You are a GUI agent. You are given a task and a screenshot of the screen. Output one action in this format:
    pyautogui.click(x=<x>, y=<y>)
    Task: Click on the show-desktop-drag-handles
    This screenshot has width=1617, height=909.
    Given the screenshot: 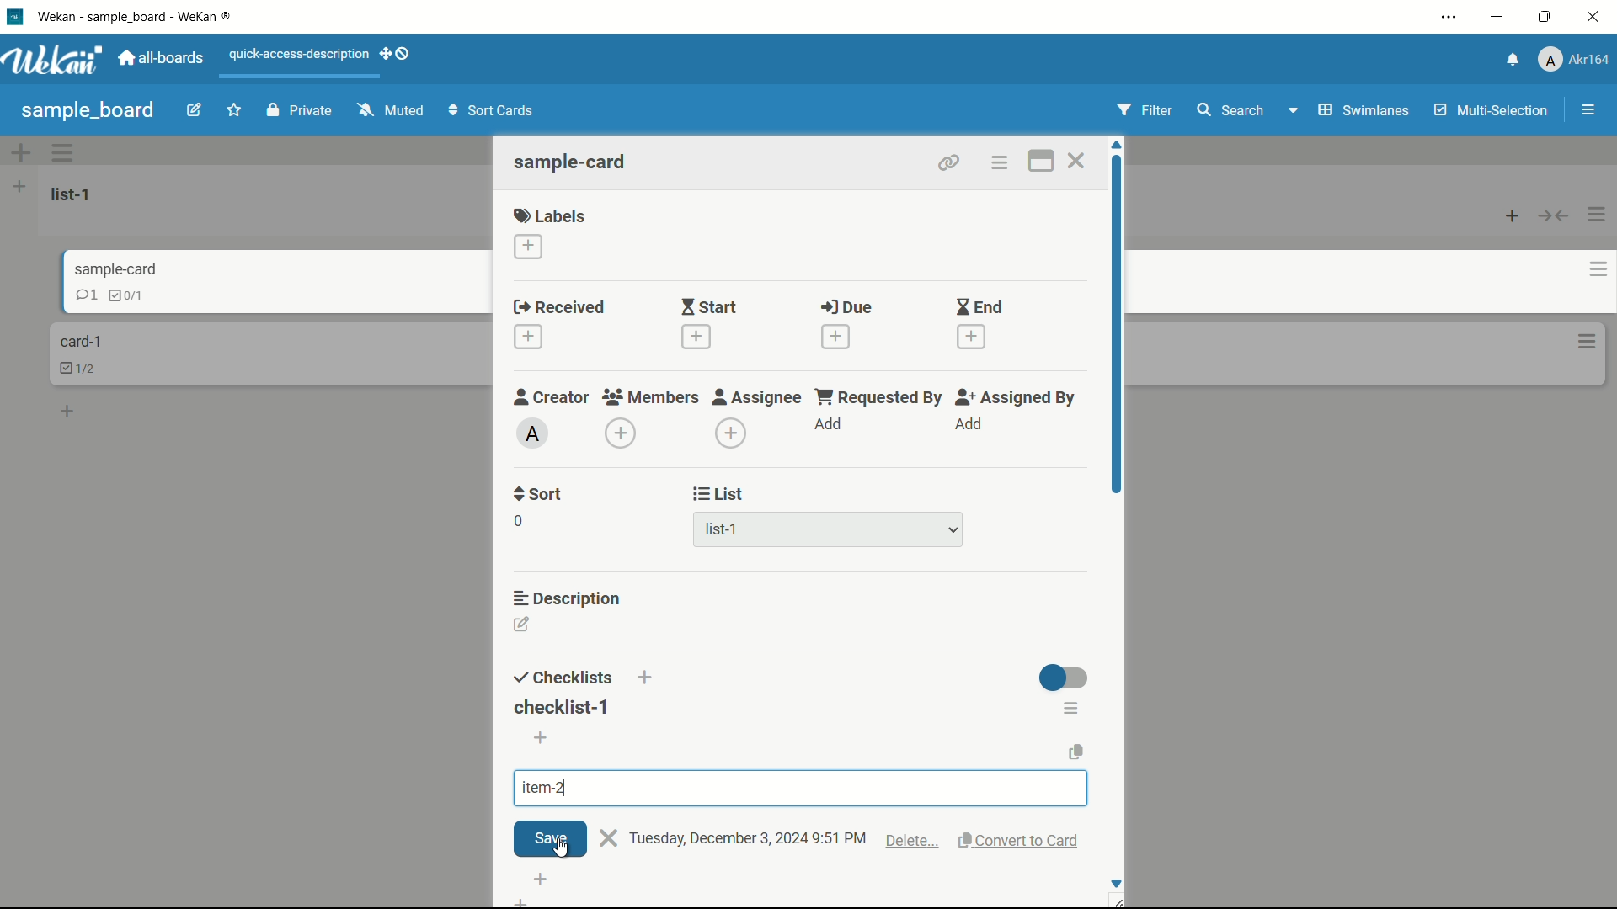 What is the action you would take?
    pyautogui.click(x=396, y=54)
    